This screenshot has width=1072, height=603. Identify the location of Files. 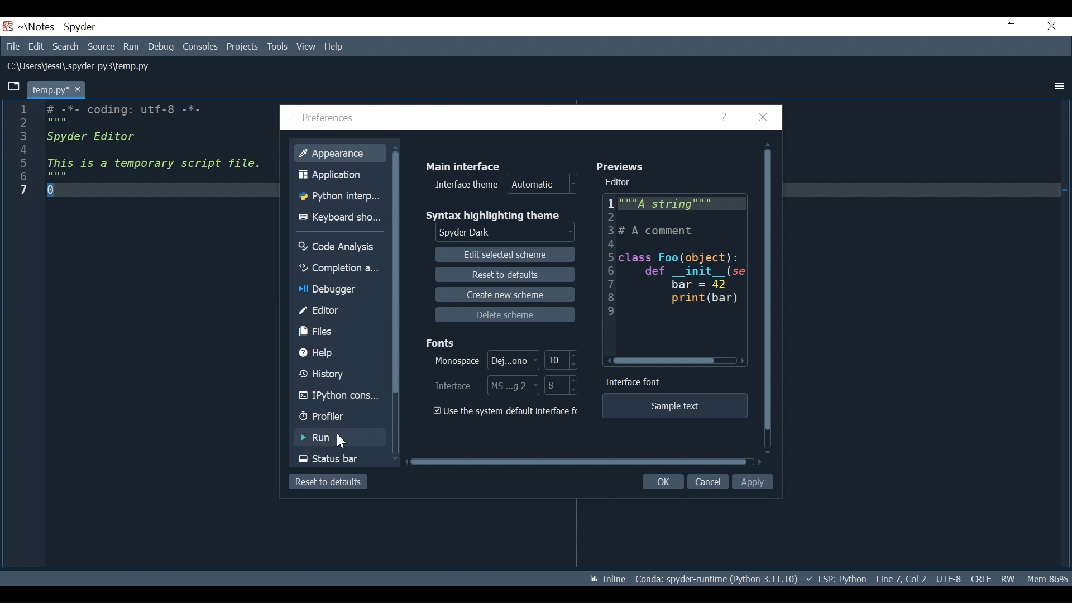
(335, 331).